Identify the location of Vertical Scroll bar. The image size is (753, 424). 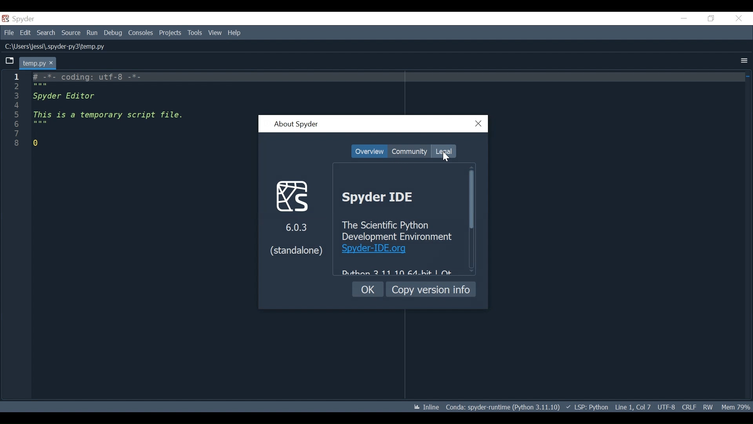
(471, 200).